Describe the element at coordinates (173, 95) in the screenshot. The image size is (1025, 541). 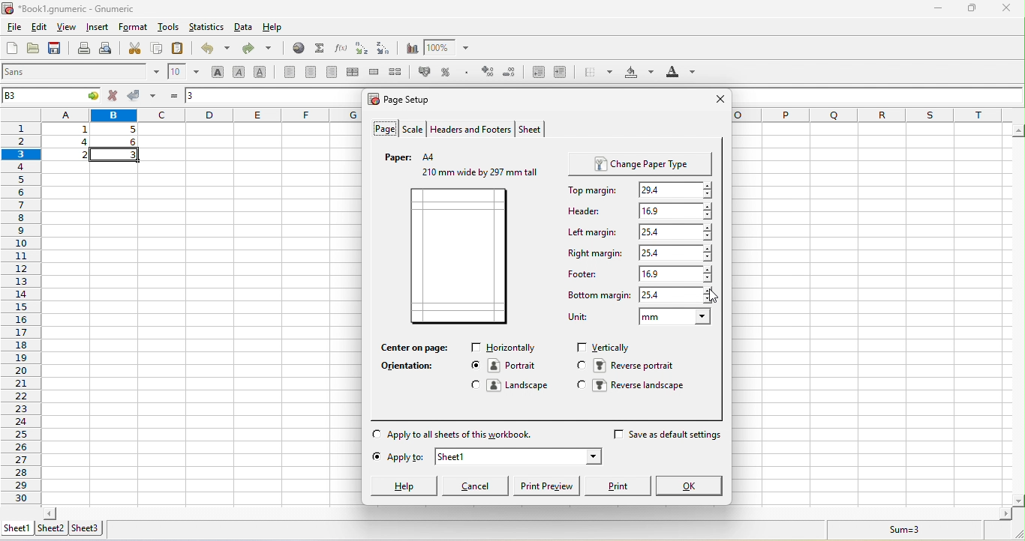
I see `formula` at that location.